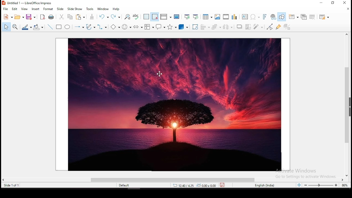 This screenshot has height=198, width=352. Describe the element at coordinates (117, 9) in the screenshot. I see `help` at that location.